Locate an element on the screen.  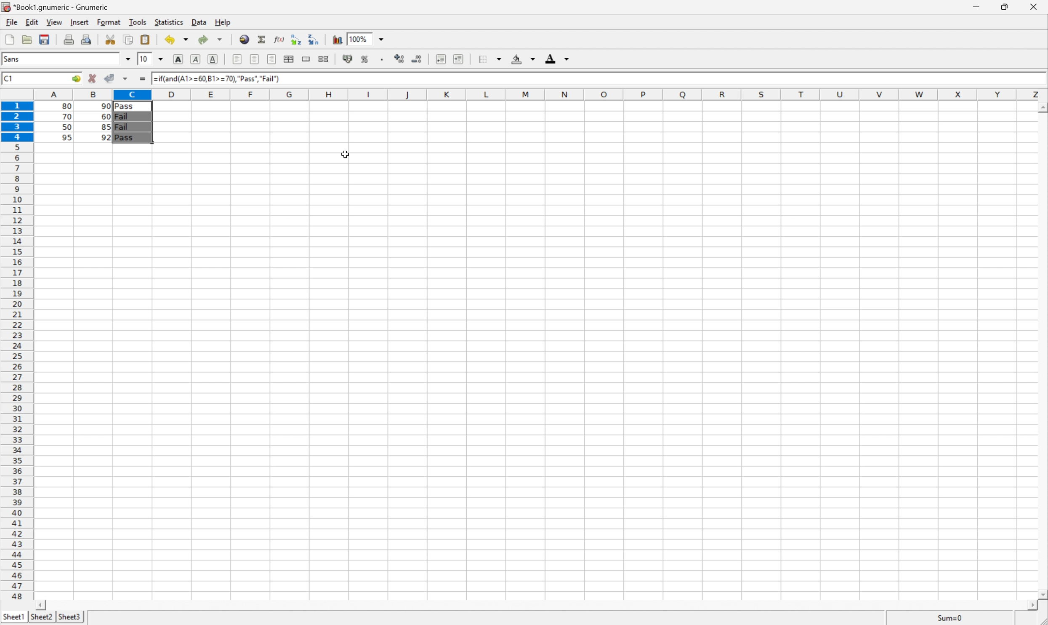
Paste the clipboard is located at coordinates (146, 40).